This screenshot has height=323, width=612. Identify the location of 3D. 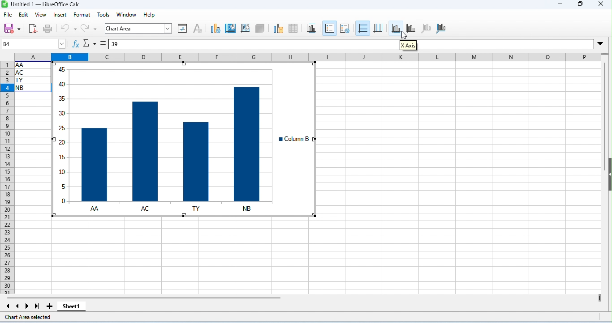
(261, 27).